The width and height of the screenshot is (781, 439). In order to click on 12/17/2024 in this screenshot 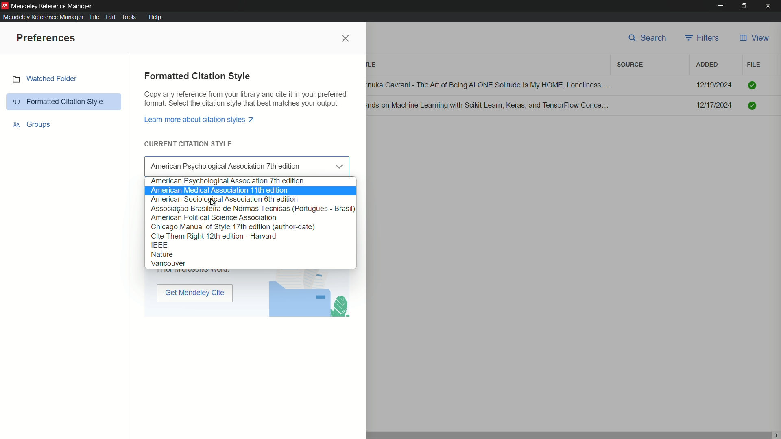, I will do `click(714, 105)`.